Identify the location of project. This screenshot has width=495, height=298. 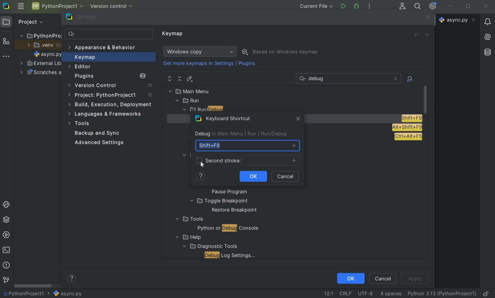
(111, 96).